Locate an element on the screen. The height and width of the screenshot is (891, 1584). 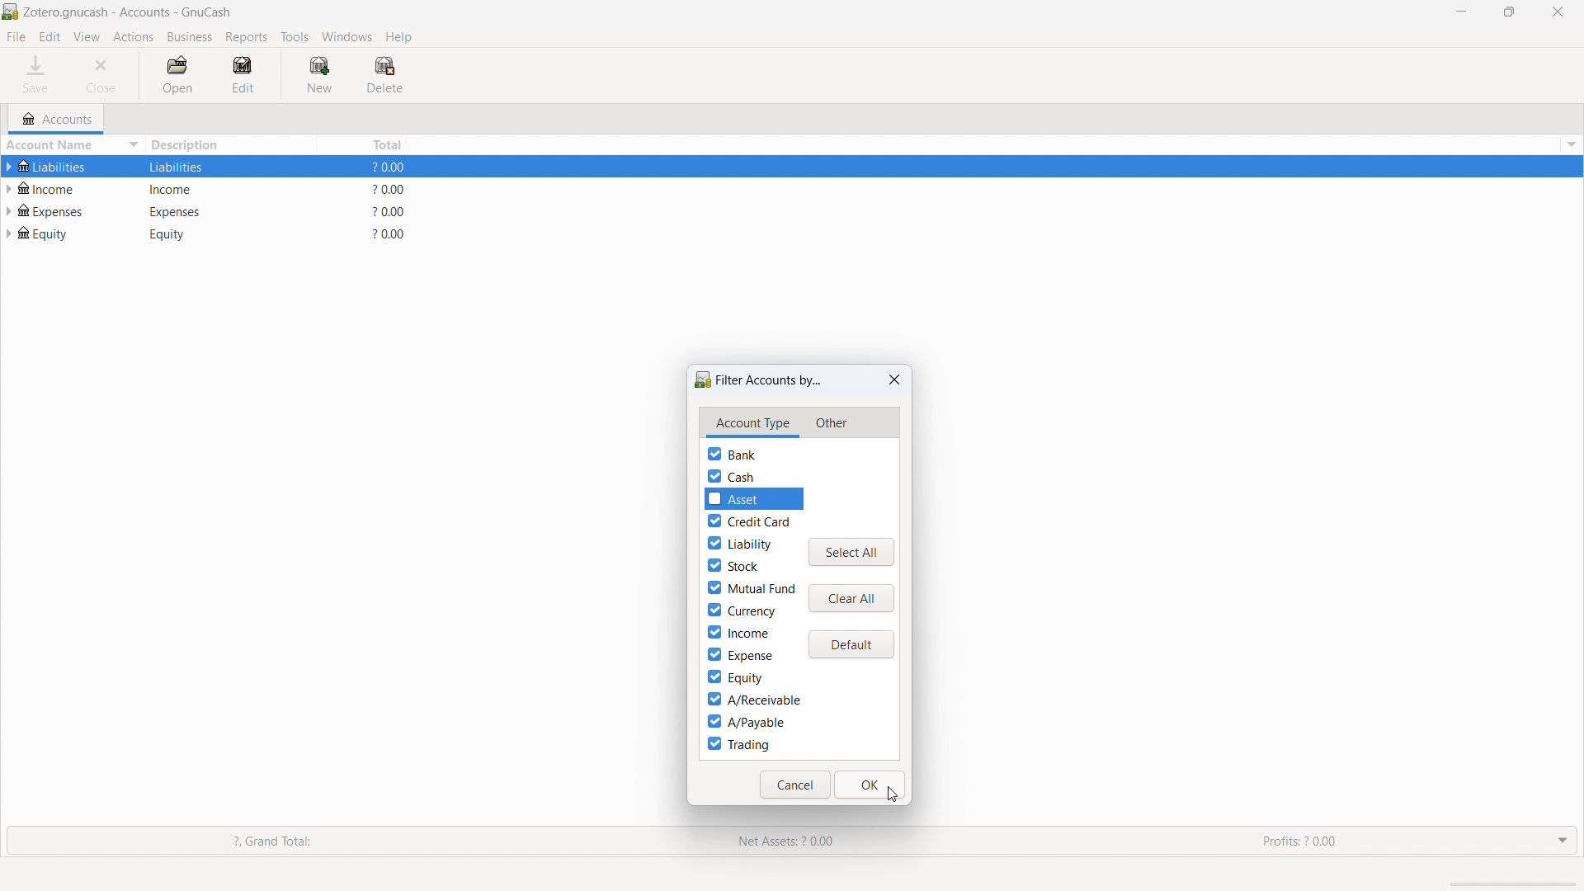
description is located at coordinates (231, 145).